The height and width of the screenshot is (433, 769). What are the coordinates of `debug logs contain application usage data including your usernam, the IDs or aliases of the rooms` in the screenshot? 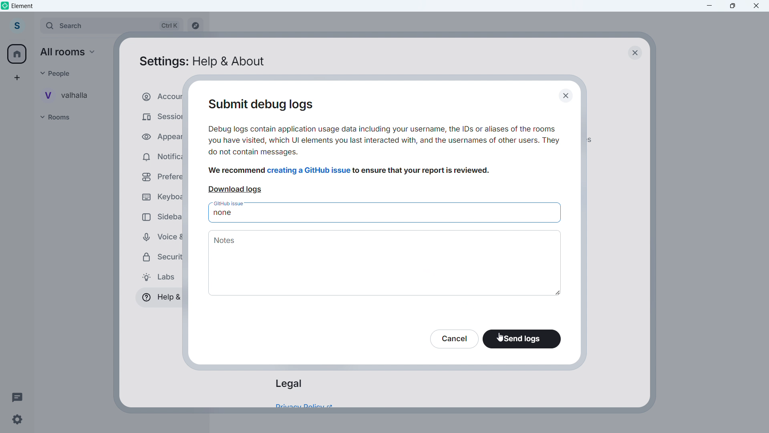 It's located at (384, 129).